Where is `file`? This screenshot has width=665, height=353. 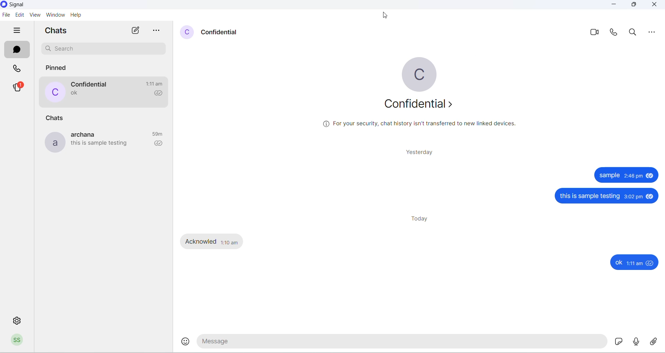 file is located at coordinates (7, 15).